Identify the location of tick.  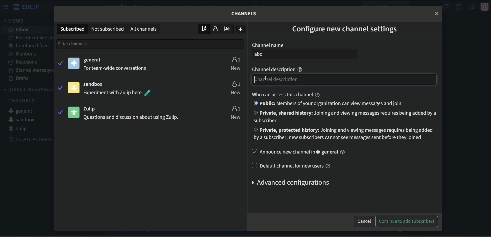
(60, 112).